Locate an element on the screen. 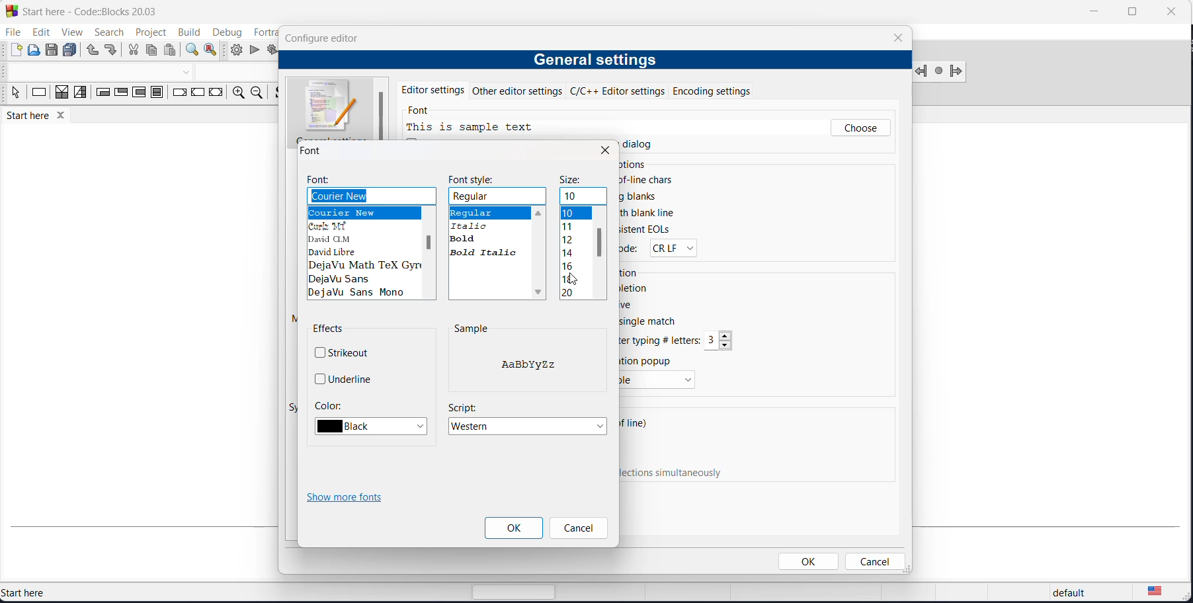 Image resolution: width=1193 pixels, height=603 pixels. scrollbar is located at coordinates (428, 243).